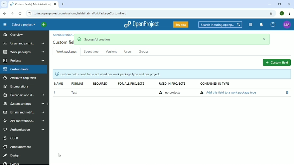  Describe the element at coordinates (66, 51) in the screenshot. I see `Work packages` at that location.